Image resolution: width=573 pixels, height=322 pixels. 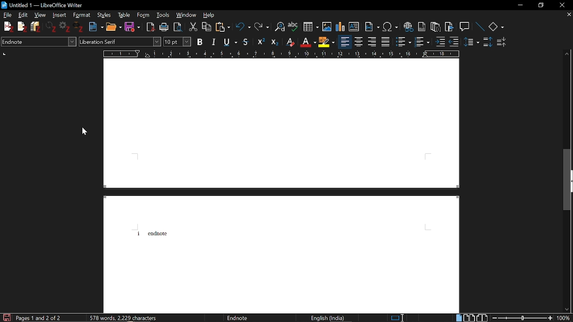 What do you see at coordinates (281, 54) in the screenshot?
I see `Scale` at bounding box center [281, 54].